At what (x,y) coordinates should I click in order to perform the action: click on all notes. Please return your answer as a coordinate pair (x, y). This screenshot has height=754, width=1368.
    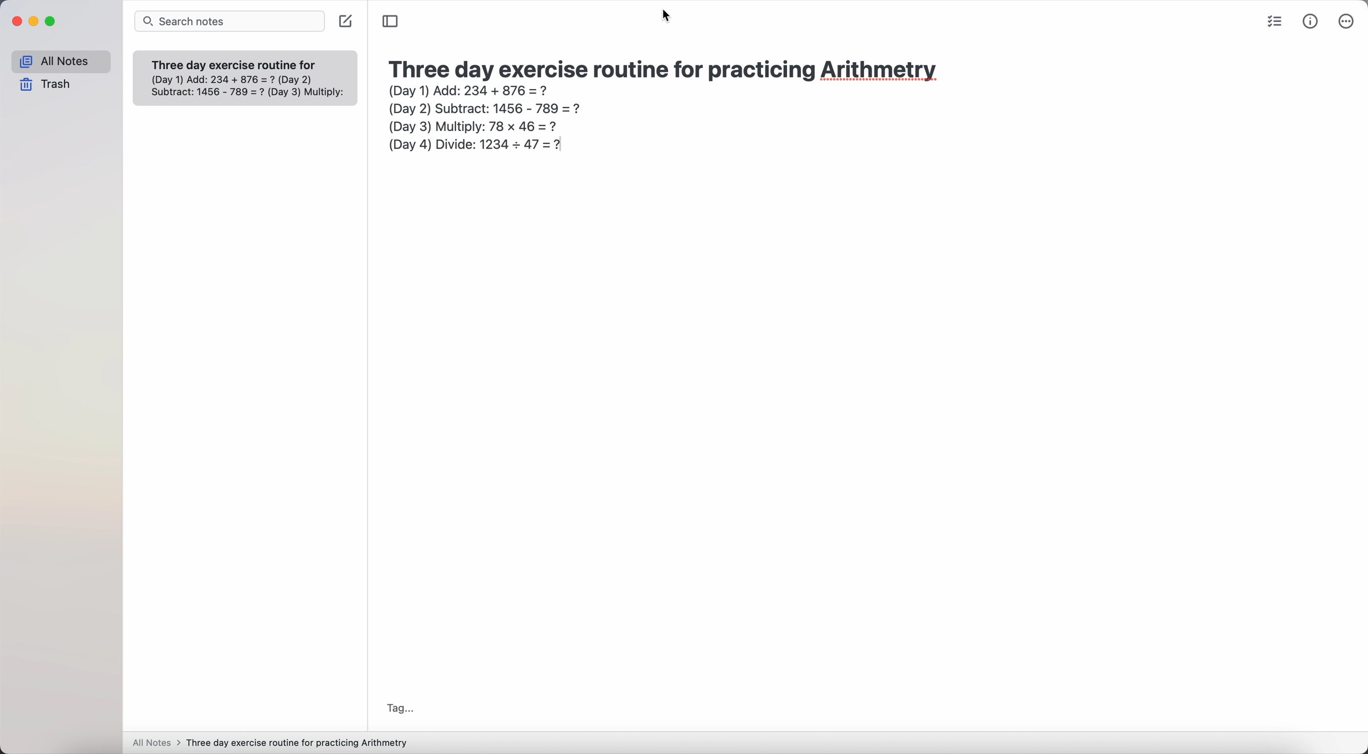
    Looking at the image, I should click on (63, 60).